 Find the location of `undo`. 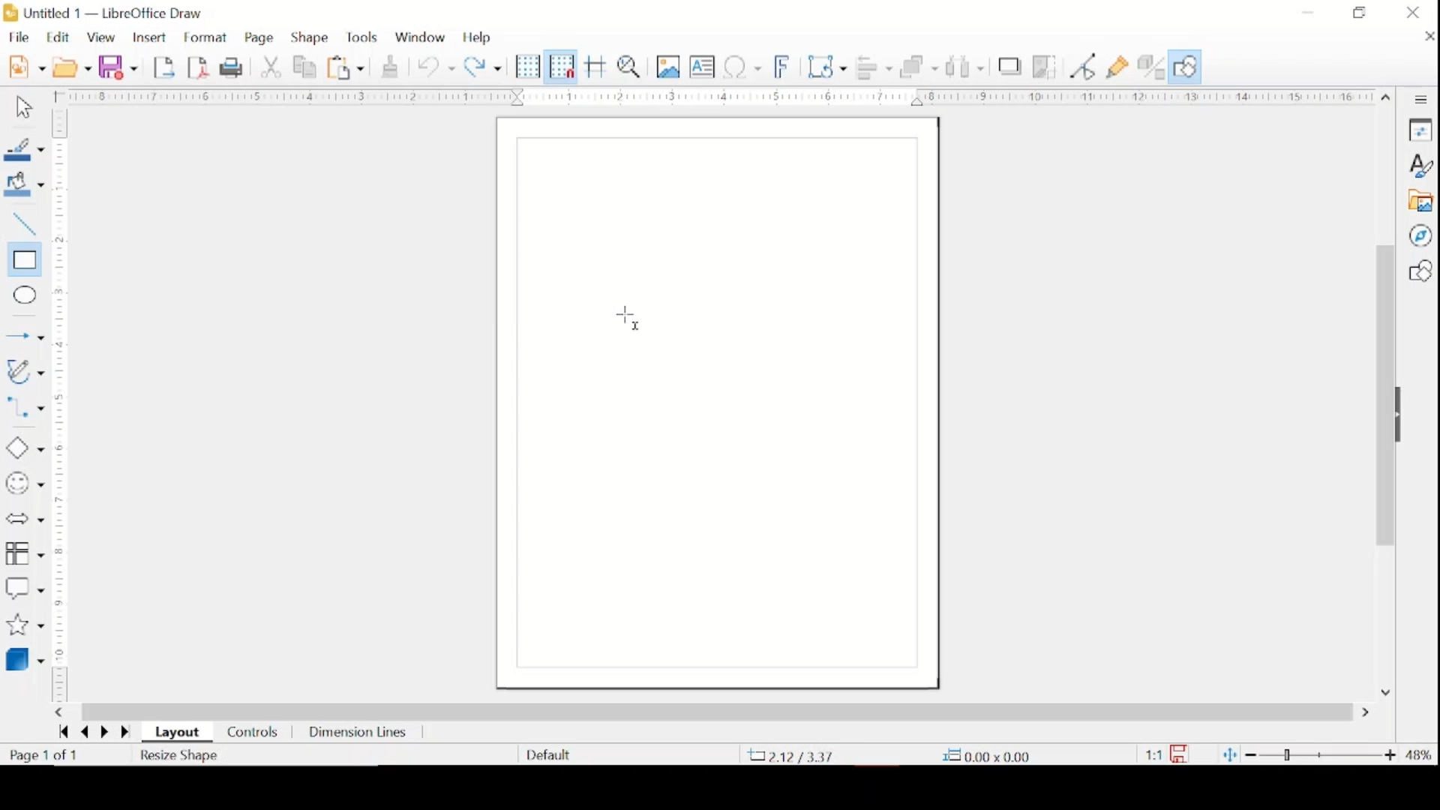

undo is located at coordinates (436, 67).